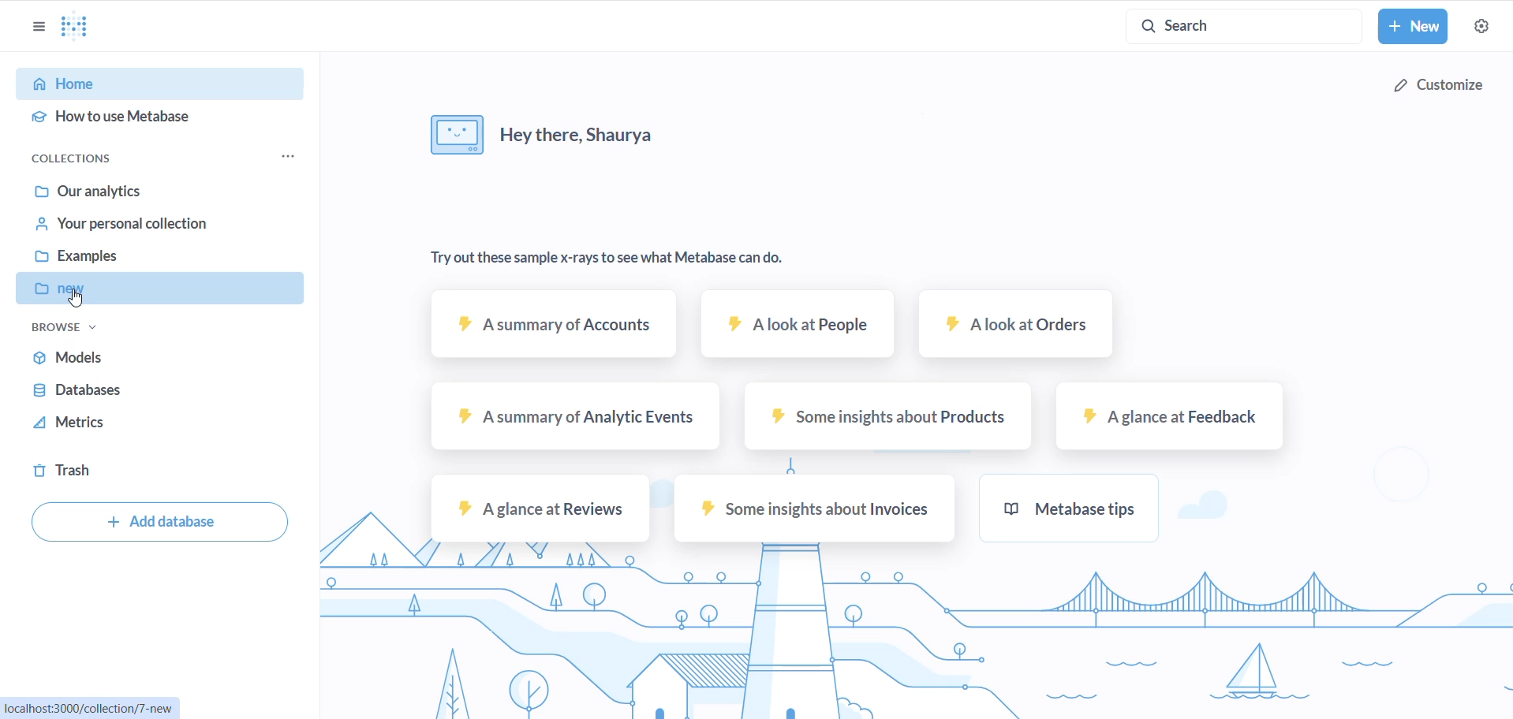 This screenshot has height=719, width=1513. I want to click on collections, so click(87, 156).